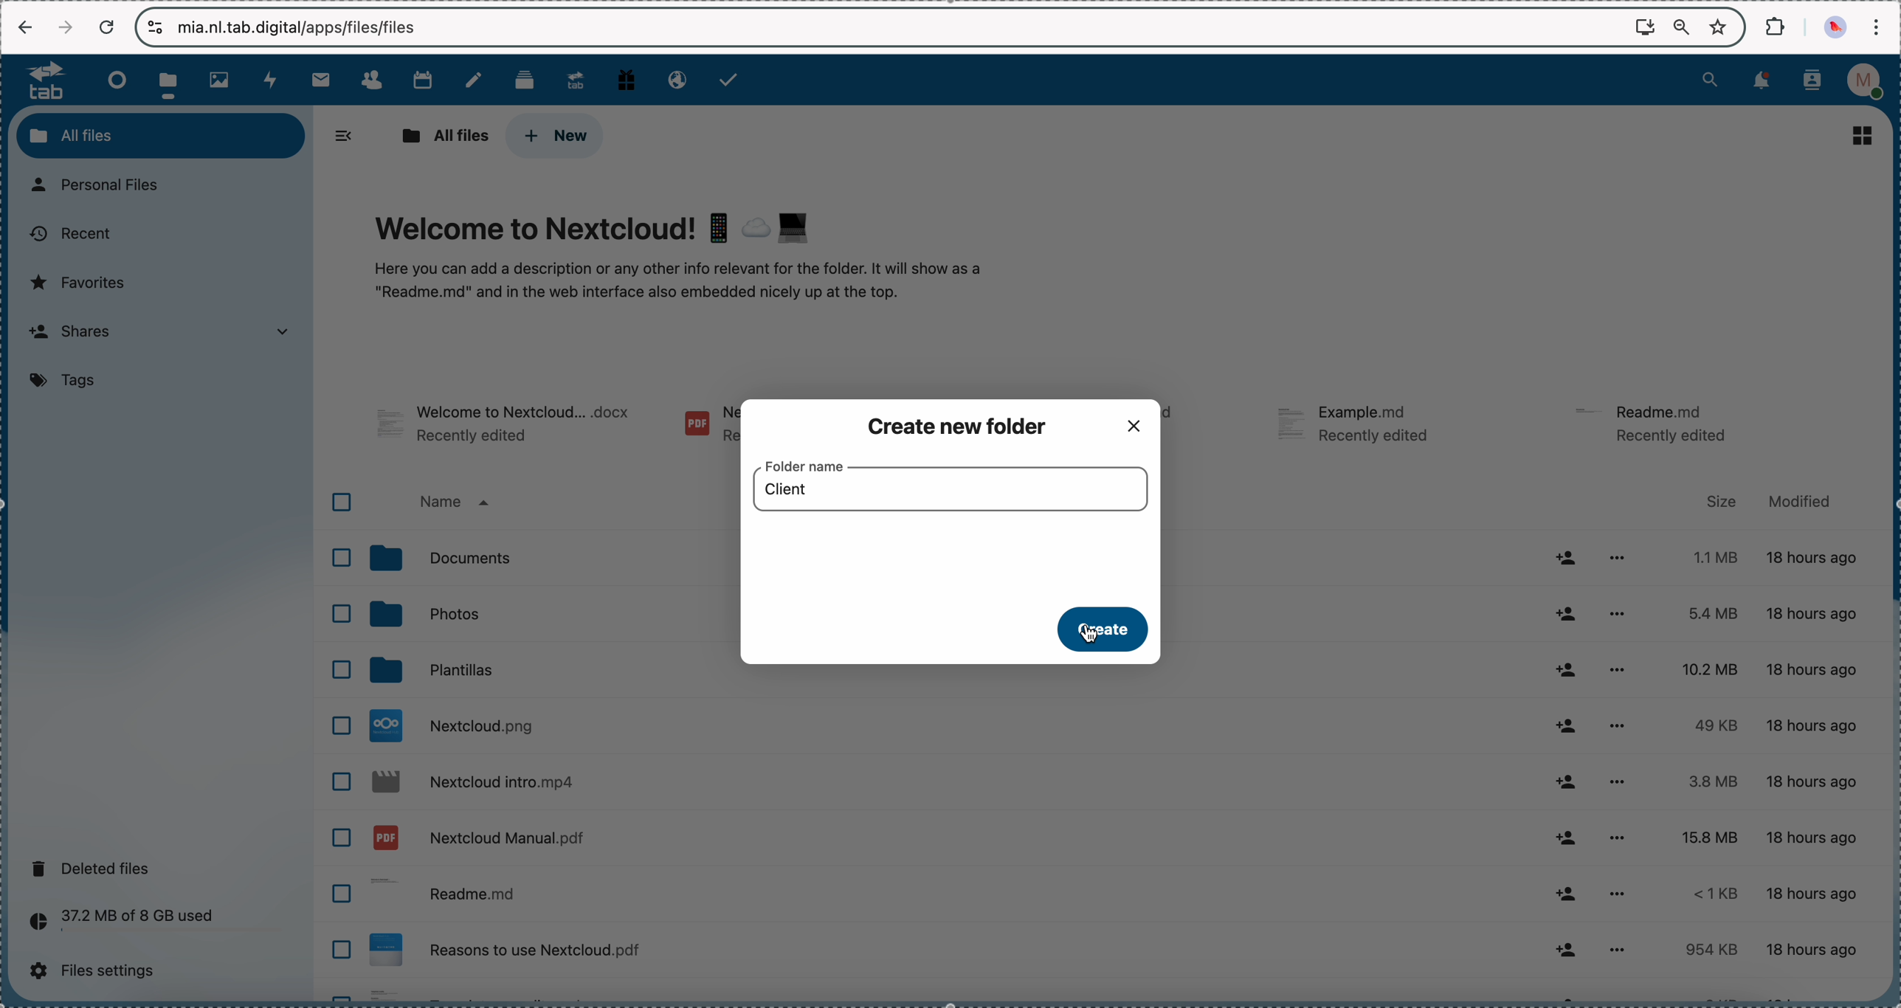 The image size is (1901, 1008). What do you see at coordinates (546, 556) in the screenshot?
I see `documents` at bounding box center [546, 556].